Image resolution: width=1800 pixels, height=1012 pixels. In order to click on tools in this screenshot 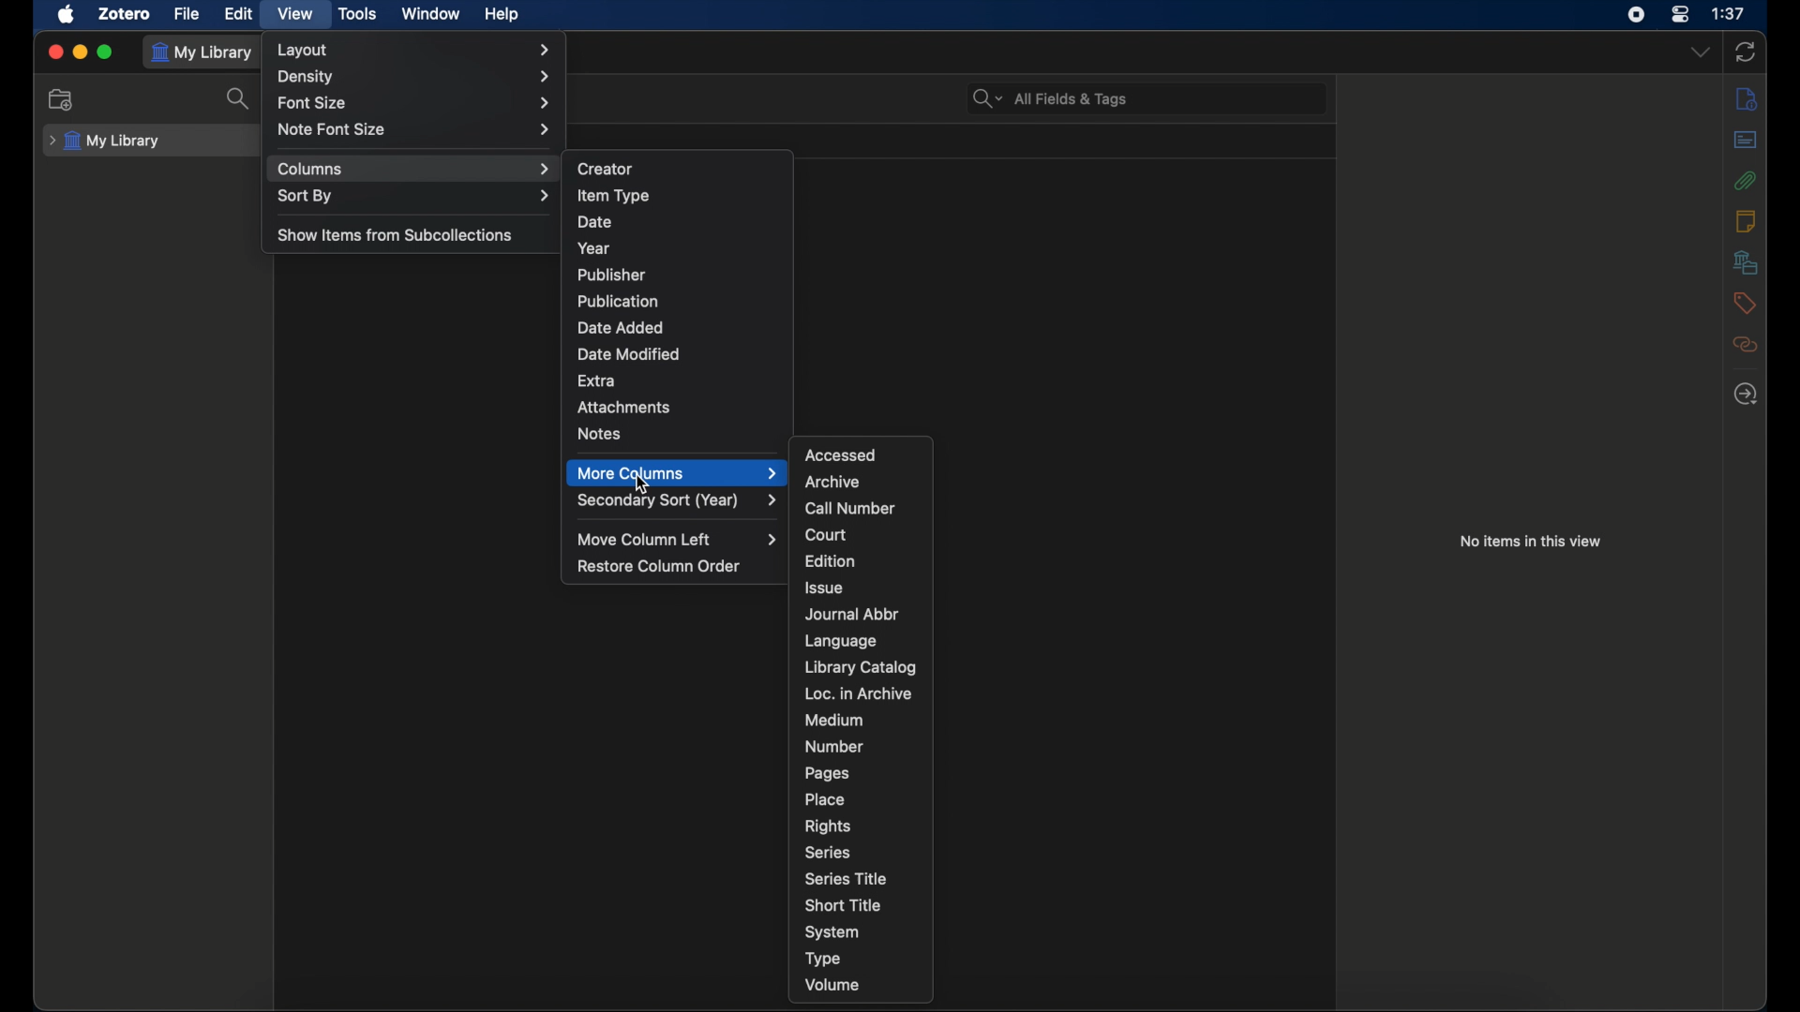, I will do `click(359, 13)`.